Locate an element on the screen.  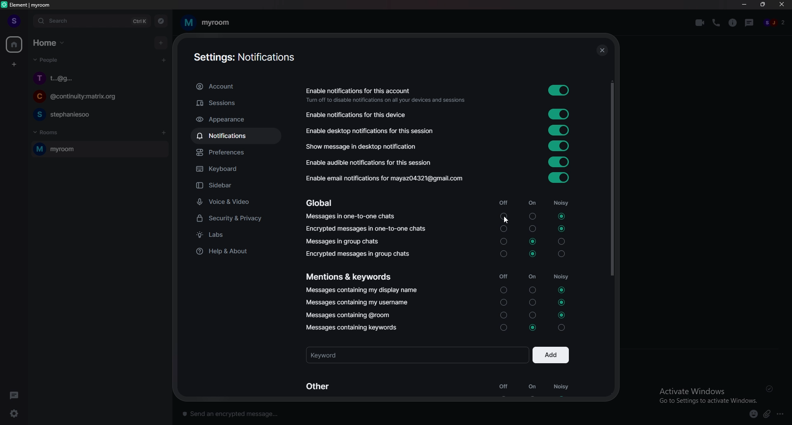
help and about is located at coordinates (236, 250).